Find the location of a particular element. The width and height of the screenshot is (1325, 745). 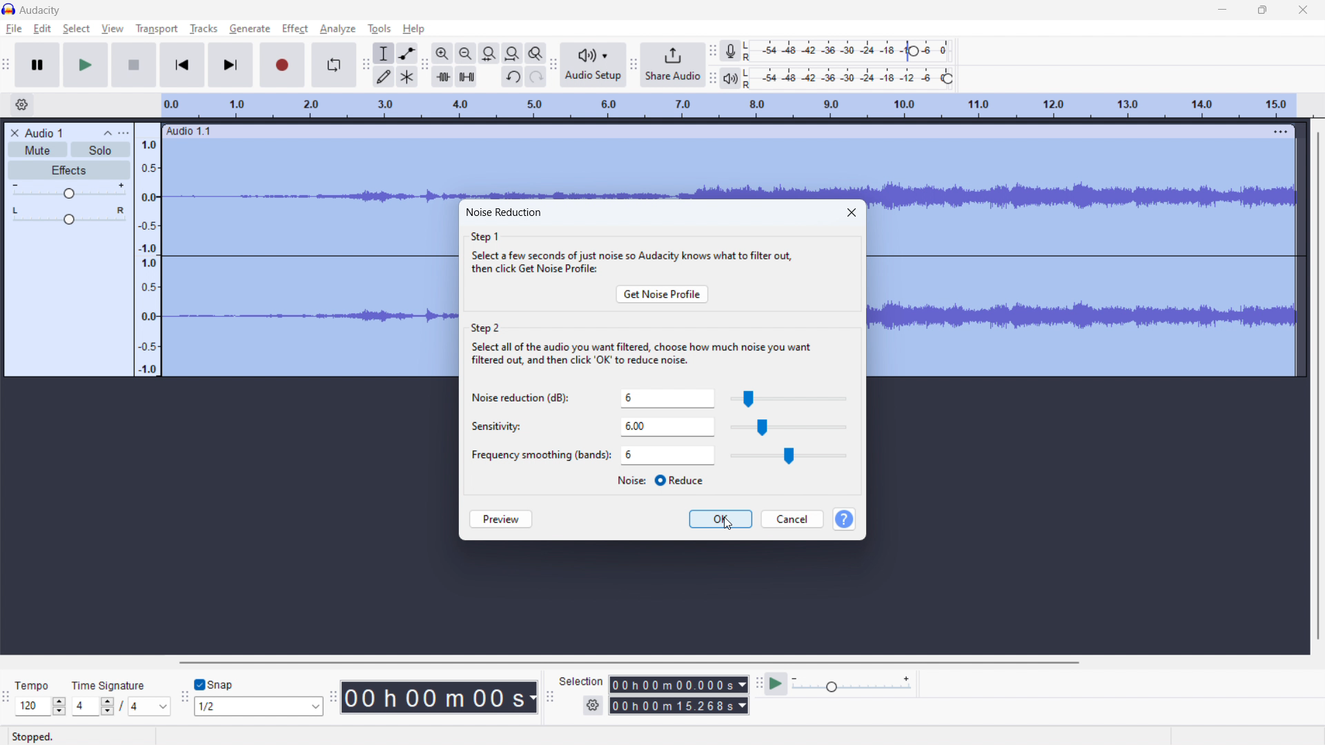

edit is located at coordinates (43, 29).